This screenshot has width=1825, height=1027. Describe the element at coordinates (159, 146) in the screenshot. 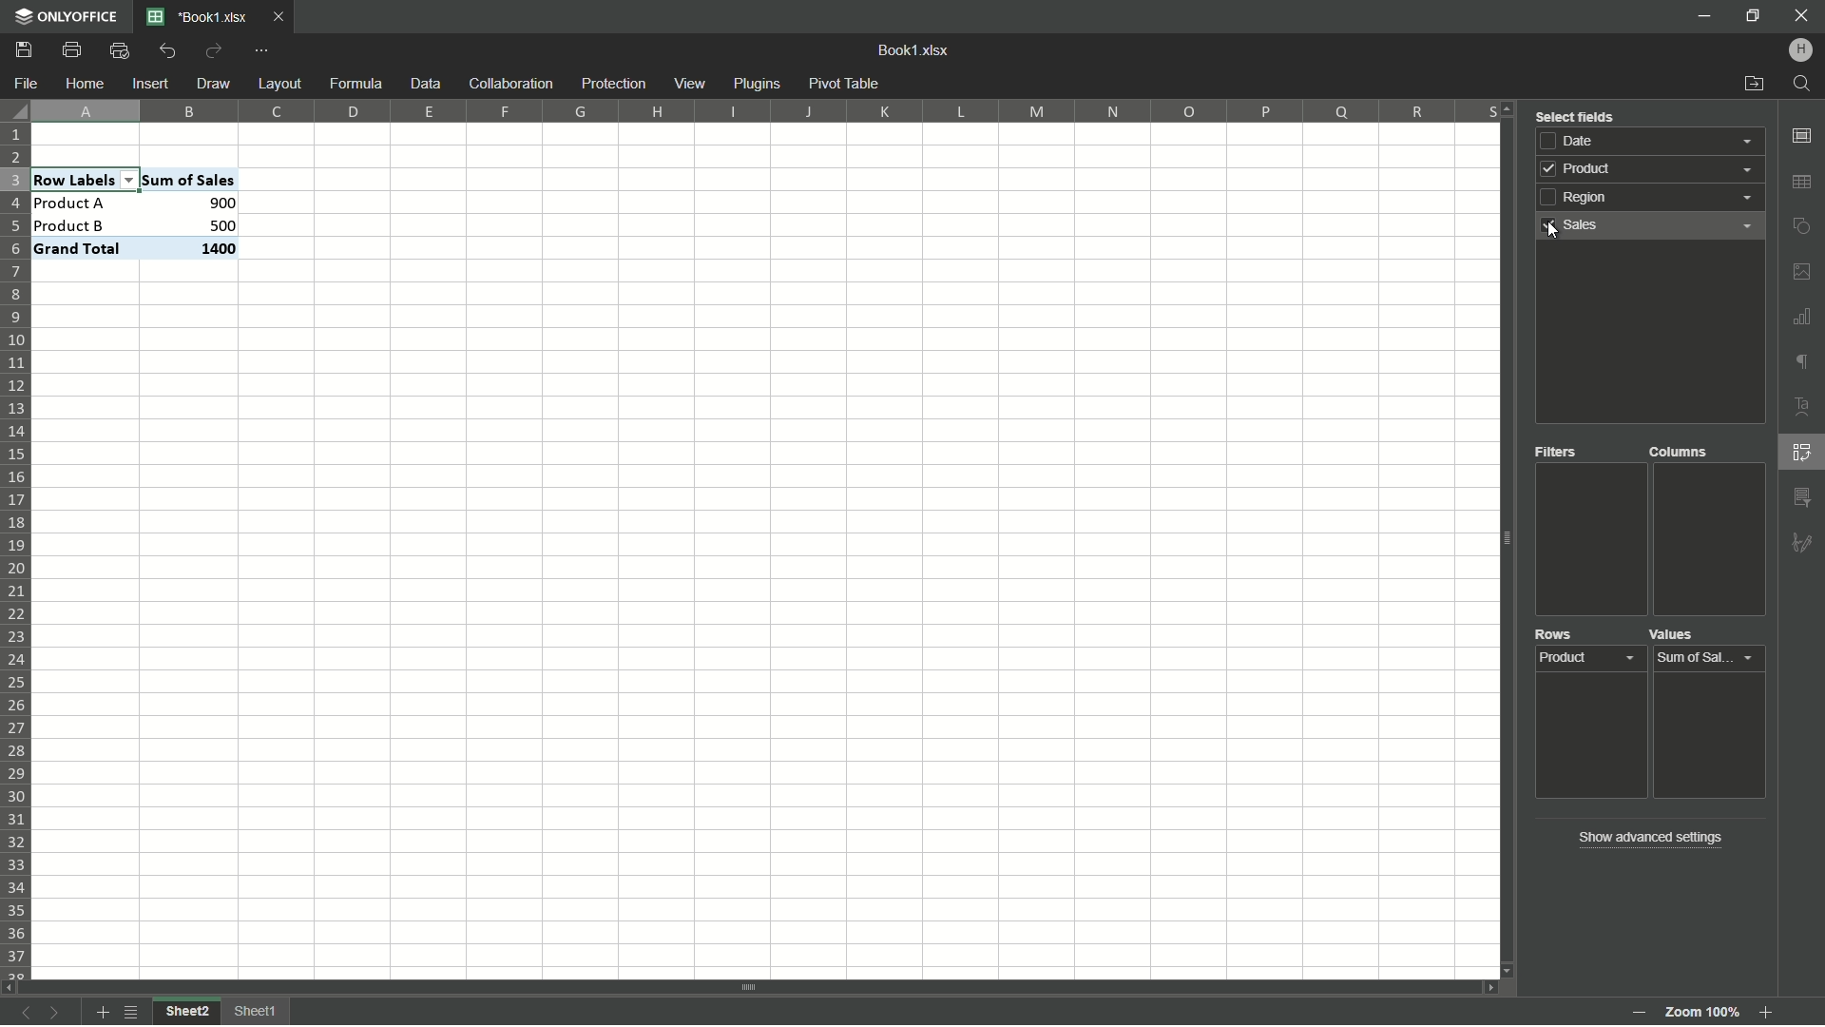

I see `cells` at that location.